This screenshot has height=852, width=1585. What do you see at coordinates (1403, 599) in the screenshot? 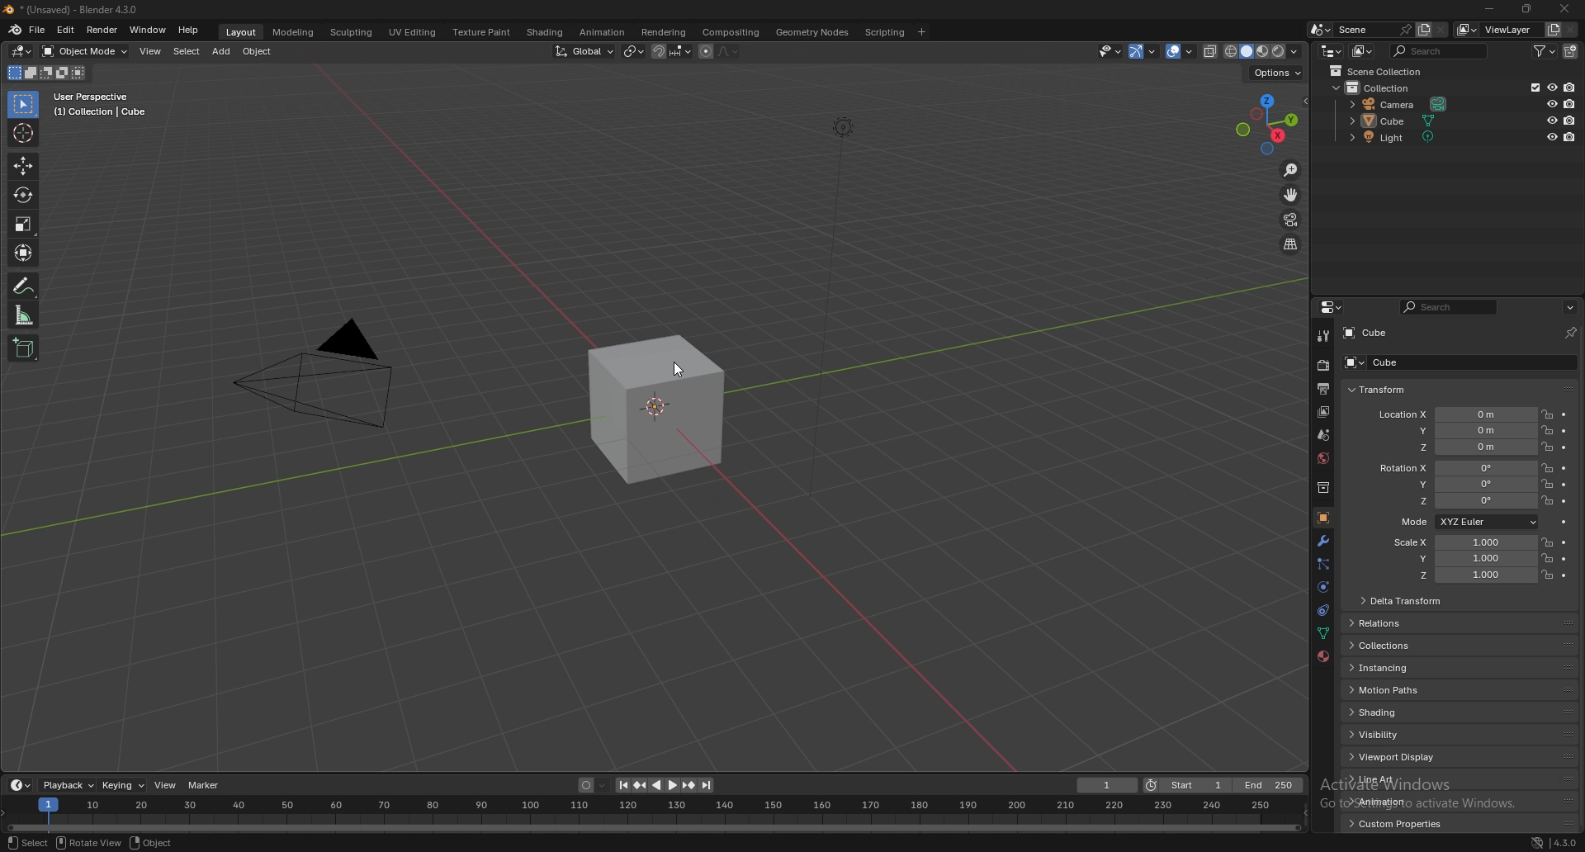
I see `delta transform` at bounding box center [1403, 599].